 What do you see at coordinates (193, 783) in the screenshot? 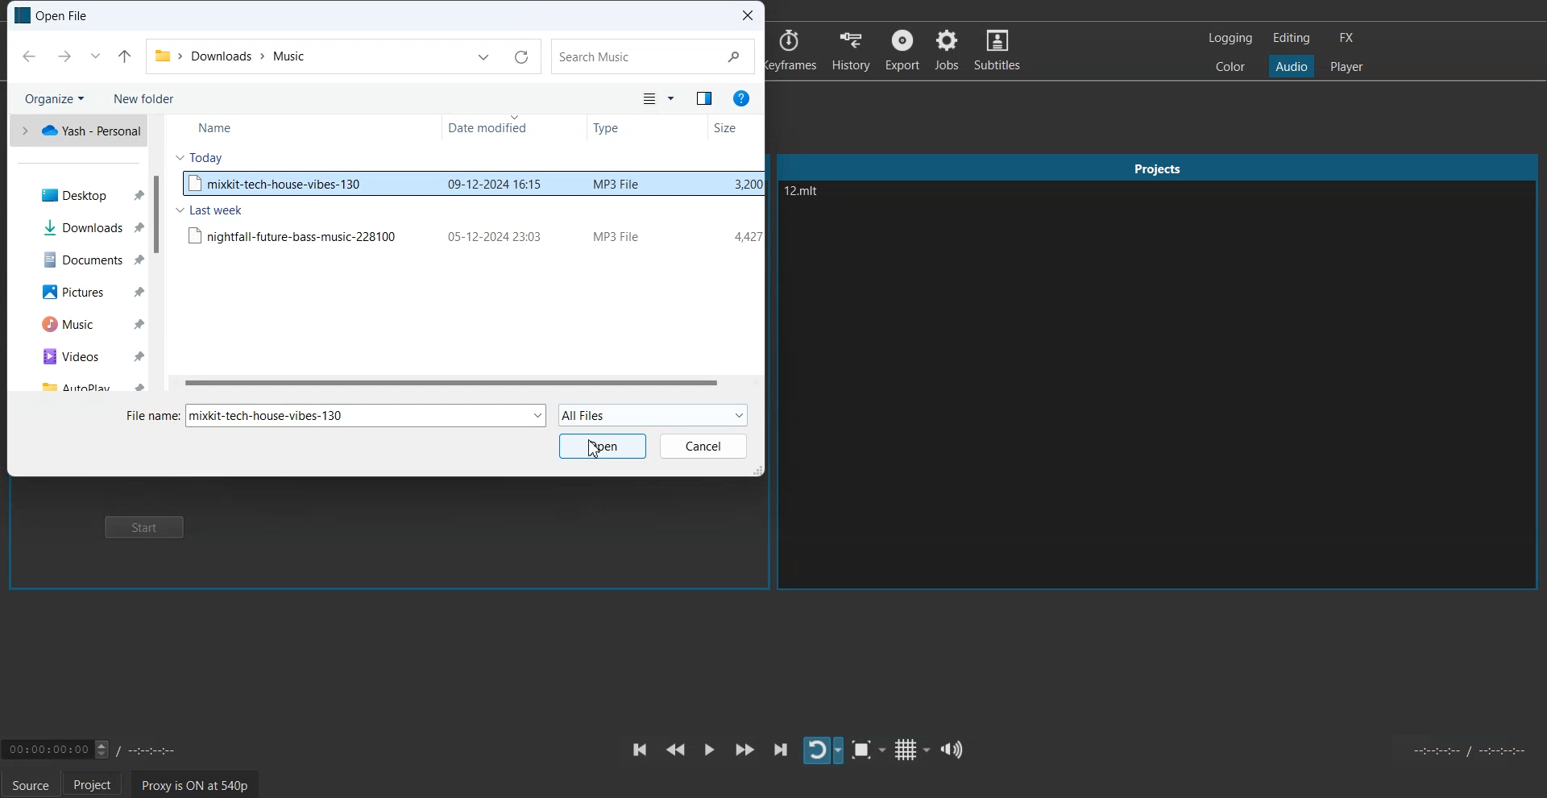
I see `Proxy is ON at 540p ` at bounding box center [193, 783].